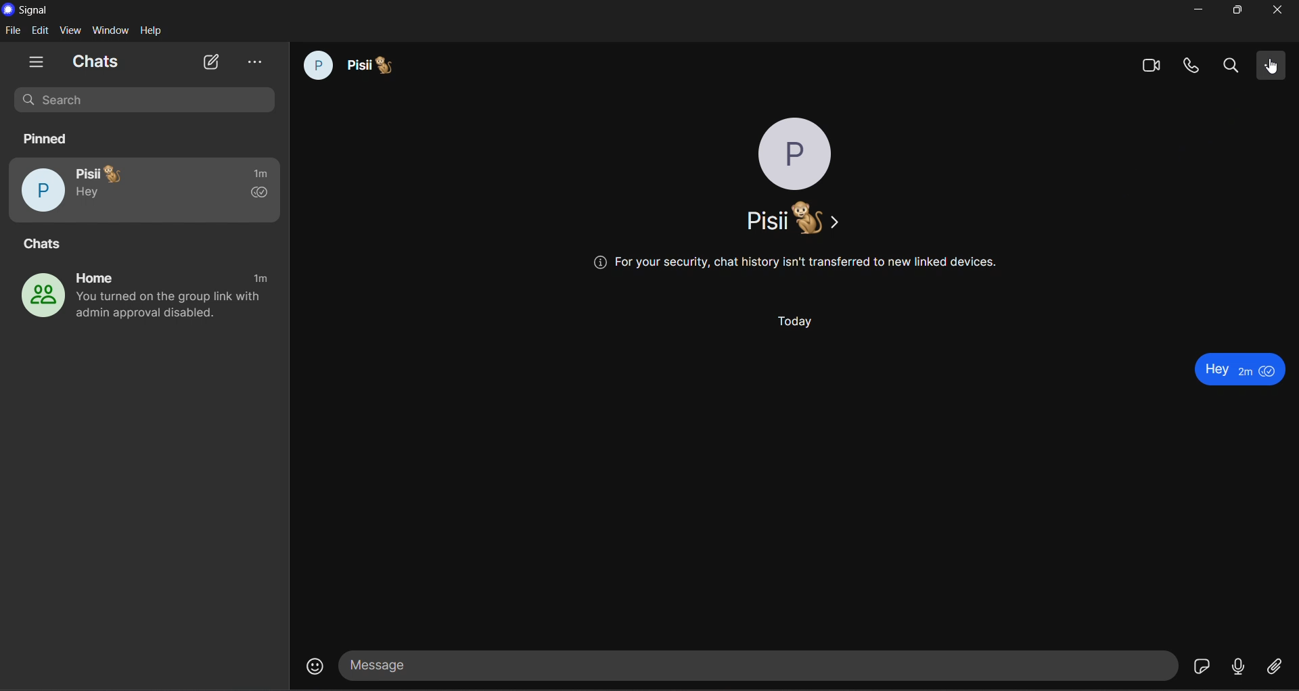 The image size is (1299, 691). Describe the element at coordinates (38, 62) in the screenshot. I see `show tabs` at that location.